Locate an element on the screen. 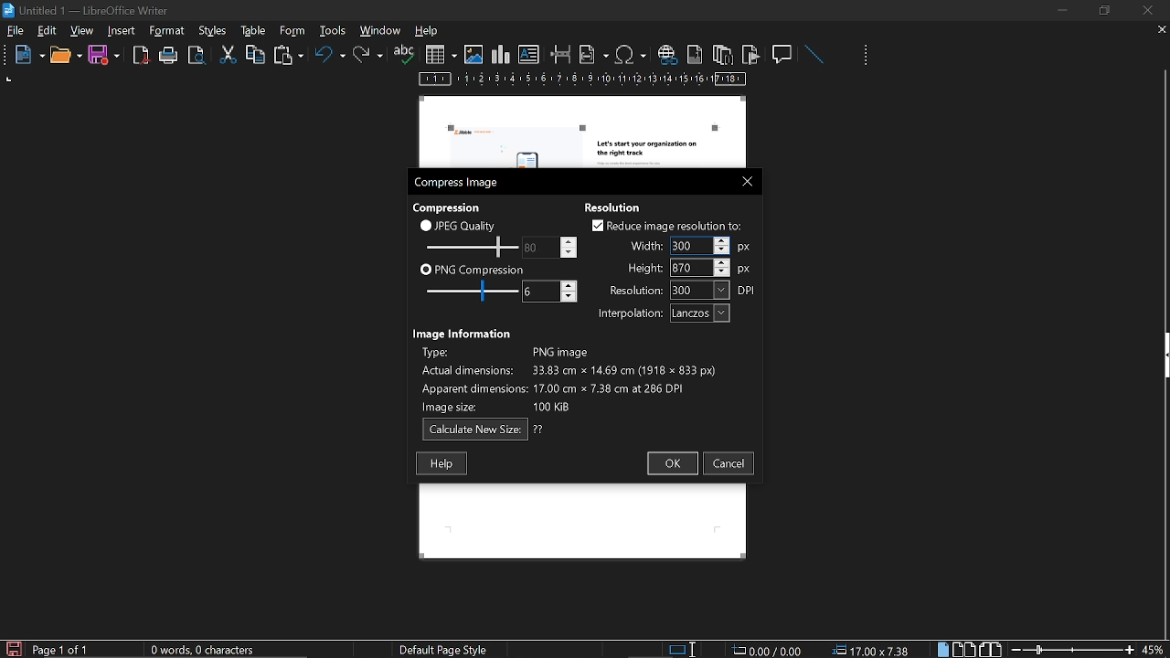 Image resolution: width=1170 pixels, height=658 pixels. jpeg quality scale is located at coordinates (469, 246).